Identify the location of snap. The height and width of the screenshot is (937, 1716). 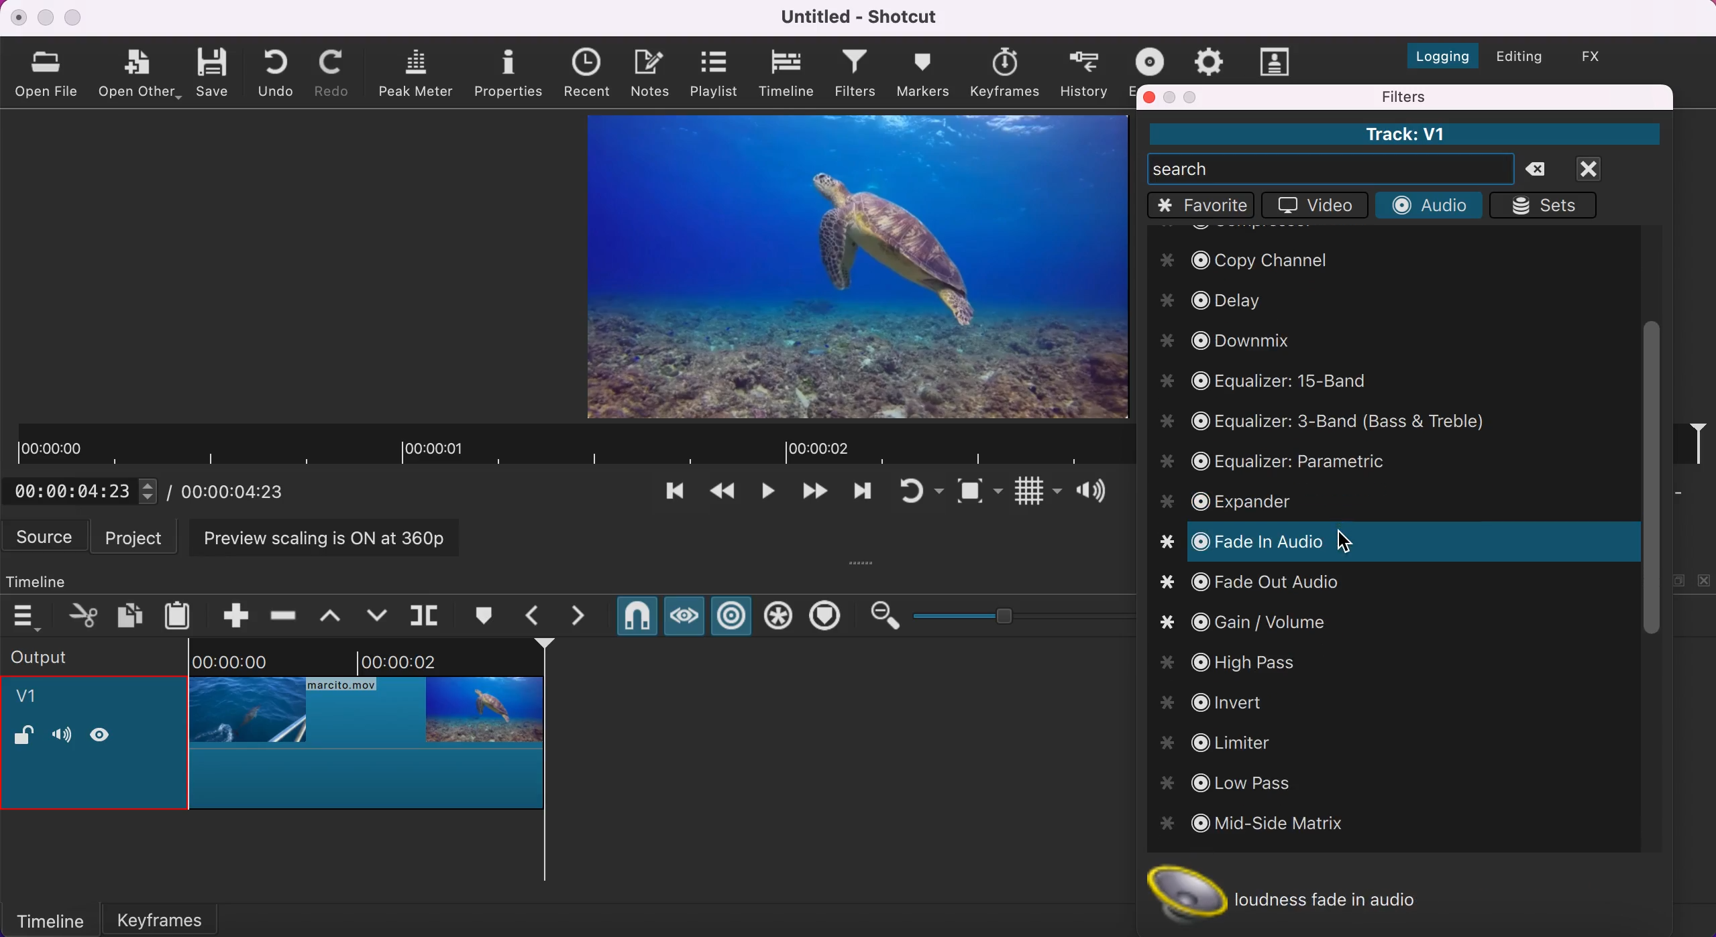
(636, 619).